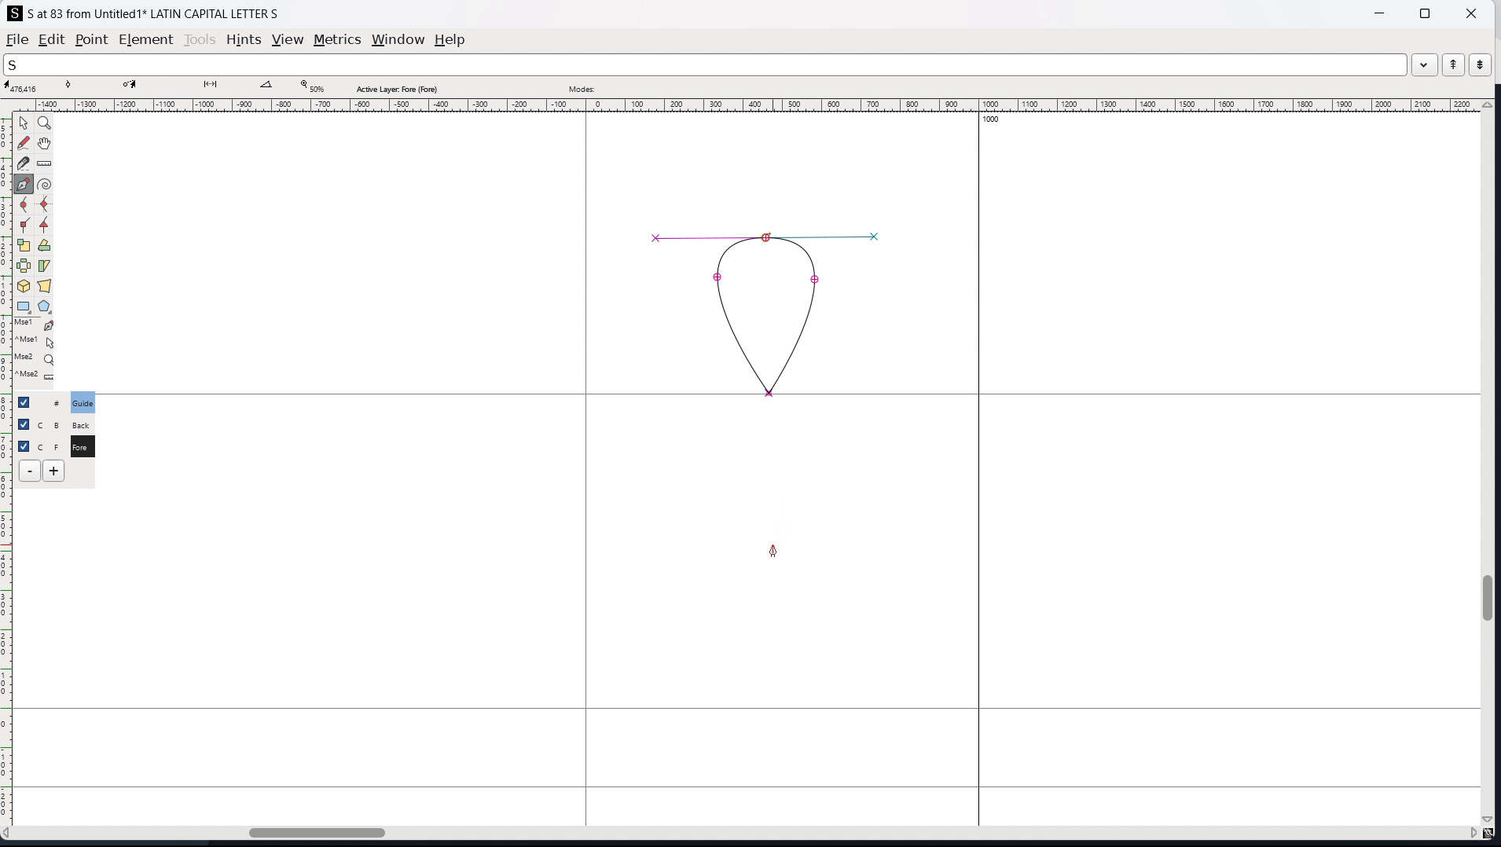 Image resolution: width=1501 pixels, height=847 pixels. I want to click on distance between points, so click(219, 86).